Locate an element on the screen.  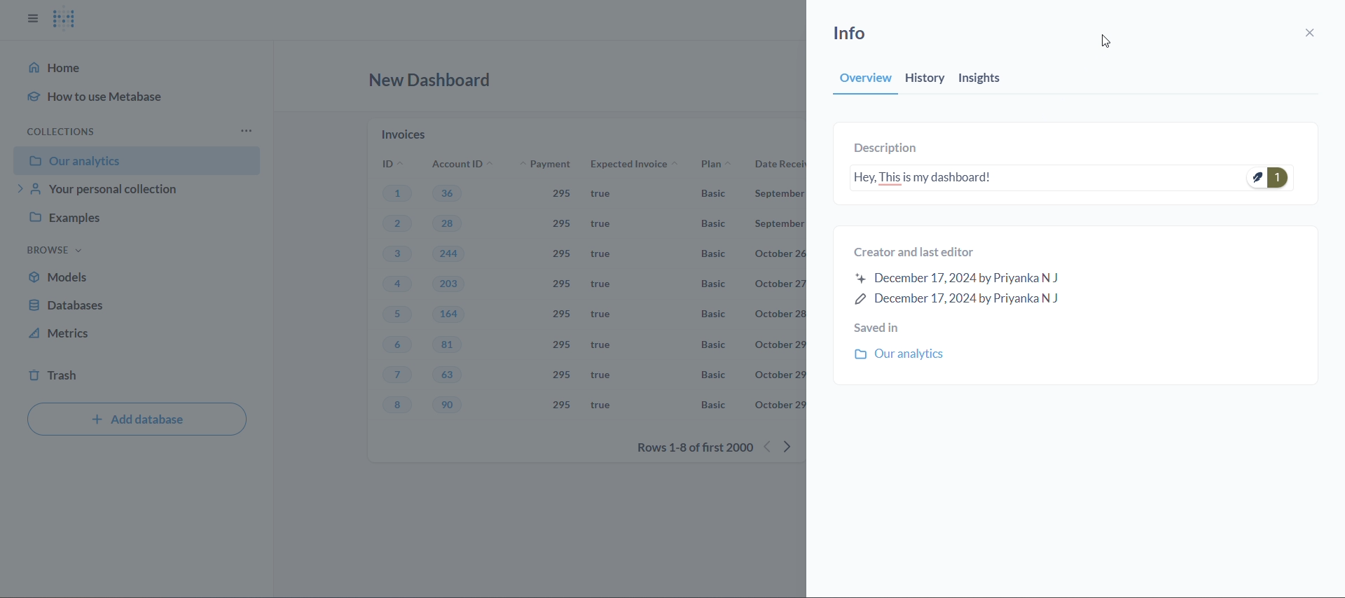
october 29 is located at coordinates (778, 345).